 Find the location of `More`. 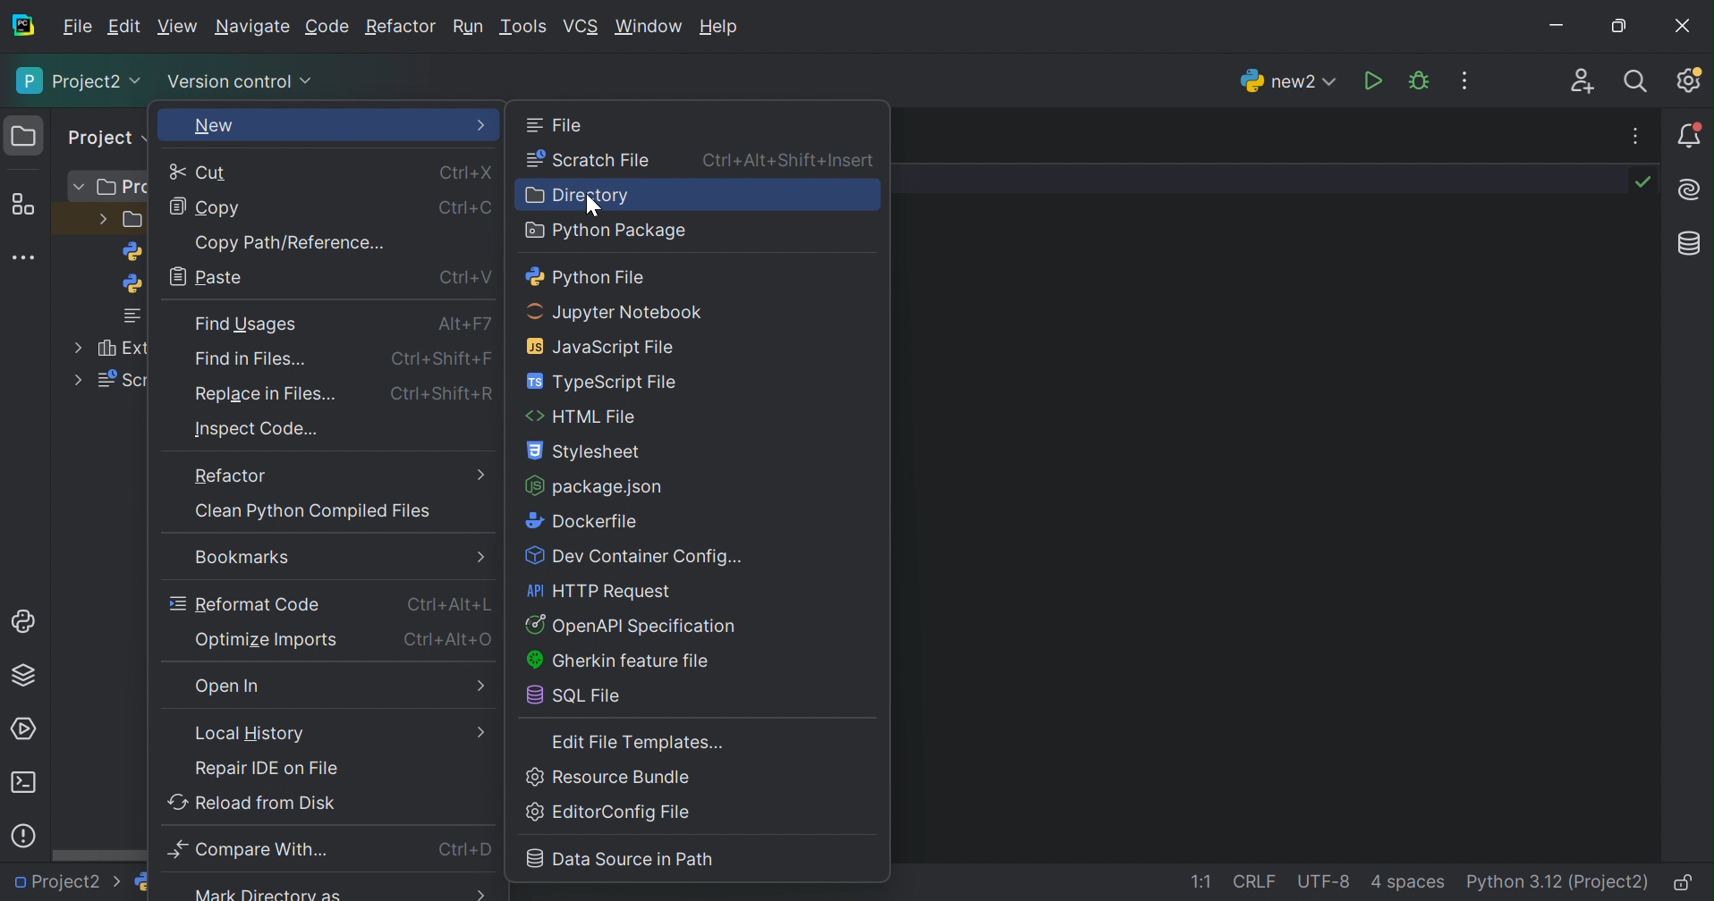

More is located at coordinates (477, 894).